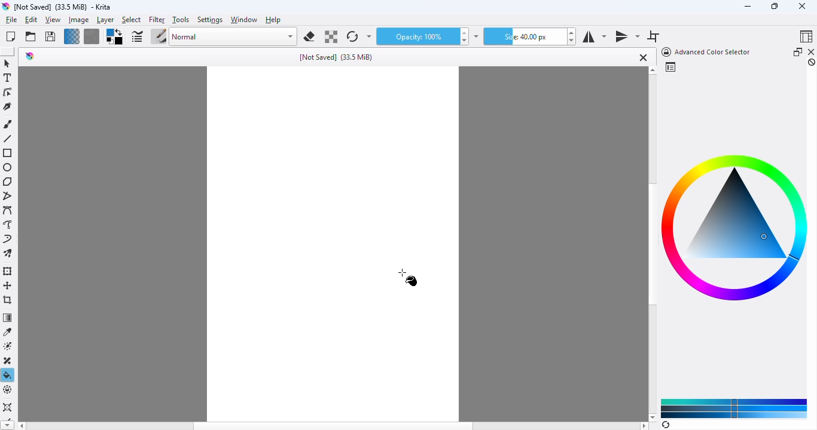 This screenshot has height=430, width=817. What do you see at coordinates (8, 106) in the screenshot?
I see `calligraphy` at bounding box center [8, 106].